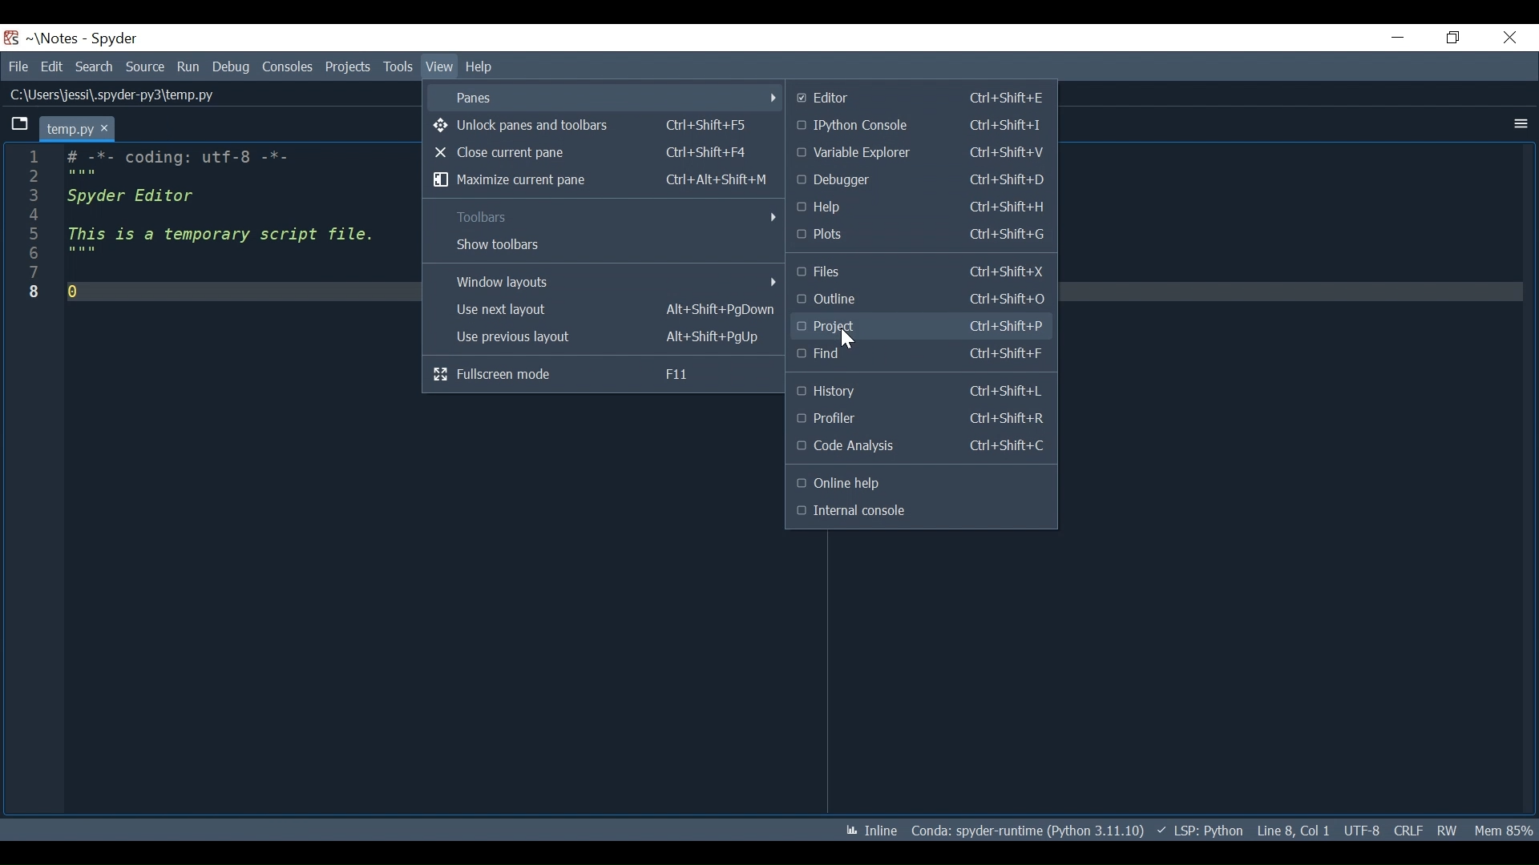  Describe the element at coordinates (1399, 36) in the screenshot. I see `Minimize` at that location.